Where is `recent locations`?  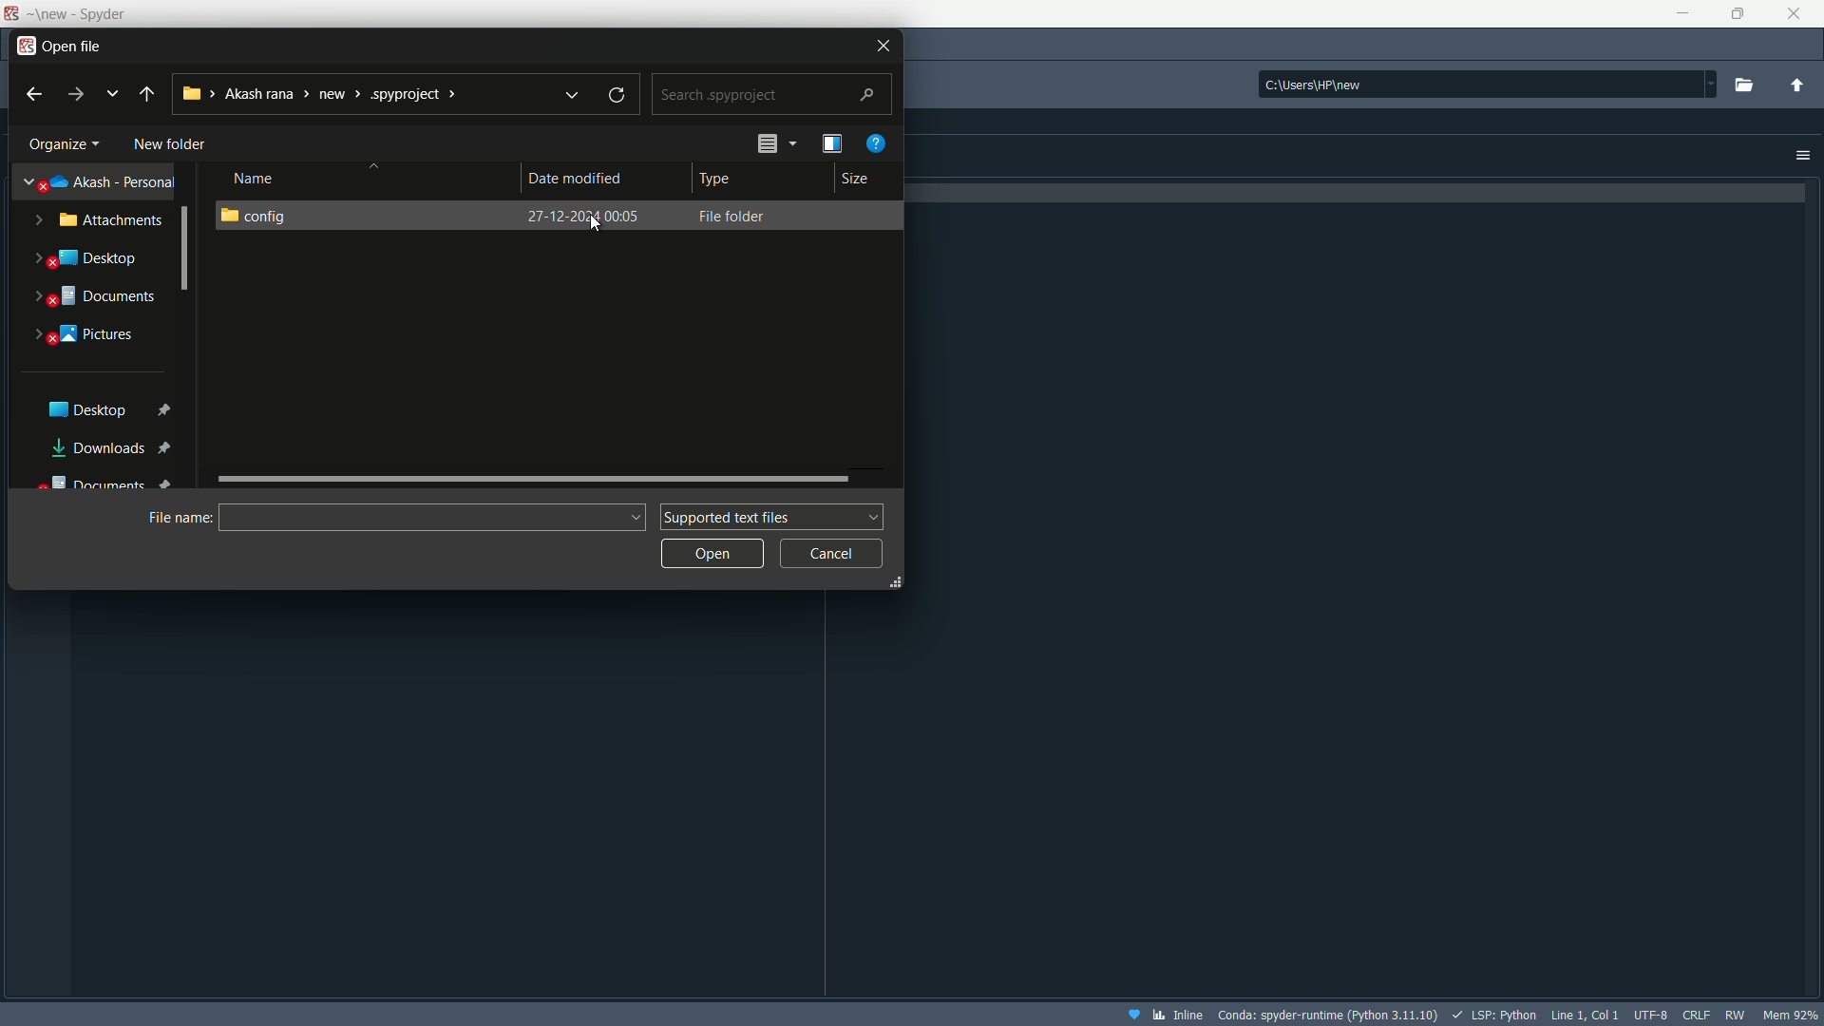
recent locations is located at coordinates (574, 96).